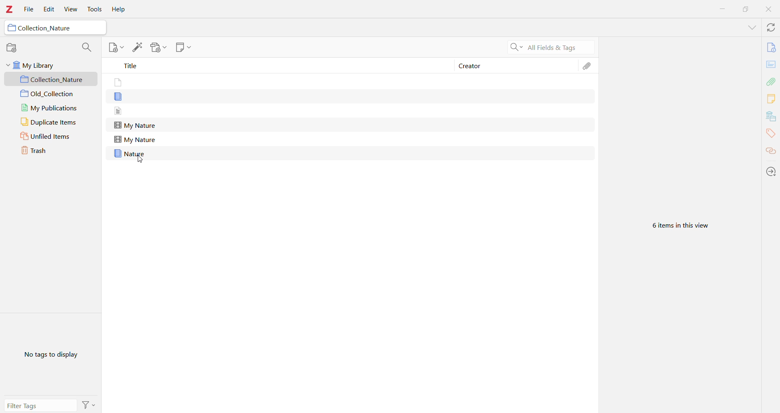 The width and height of the screenshot is (780, 413). Describe the element at coordinates (749, 28) in the screenshot. I see `List All Tabs` at that location.